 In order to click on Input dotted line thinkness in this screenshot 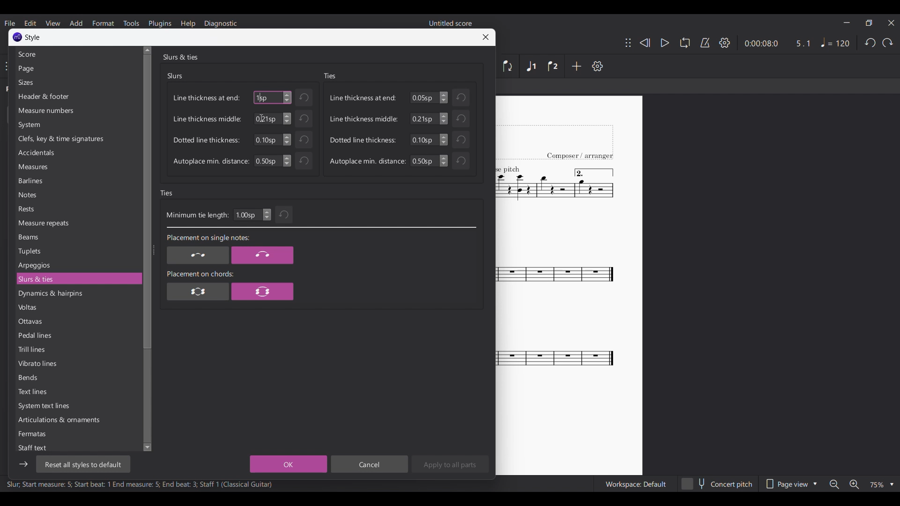, I will do `click(424, 140)`.